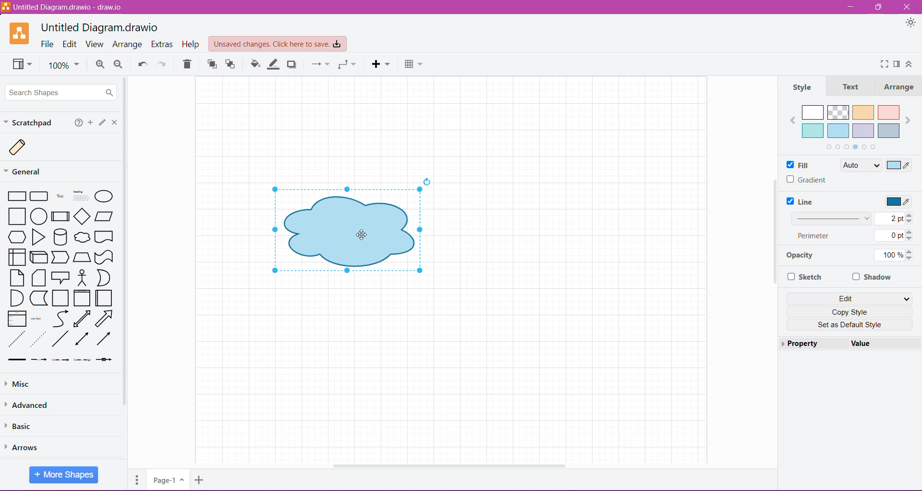 The image size is (922, 491). I want to click on Arrange, so click(128, 45).